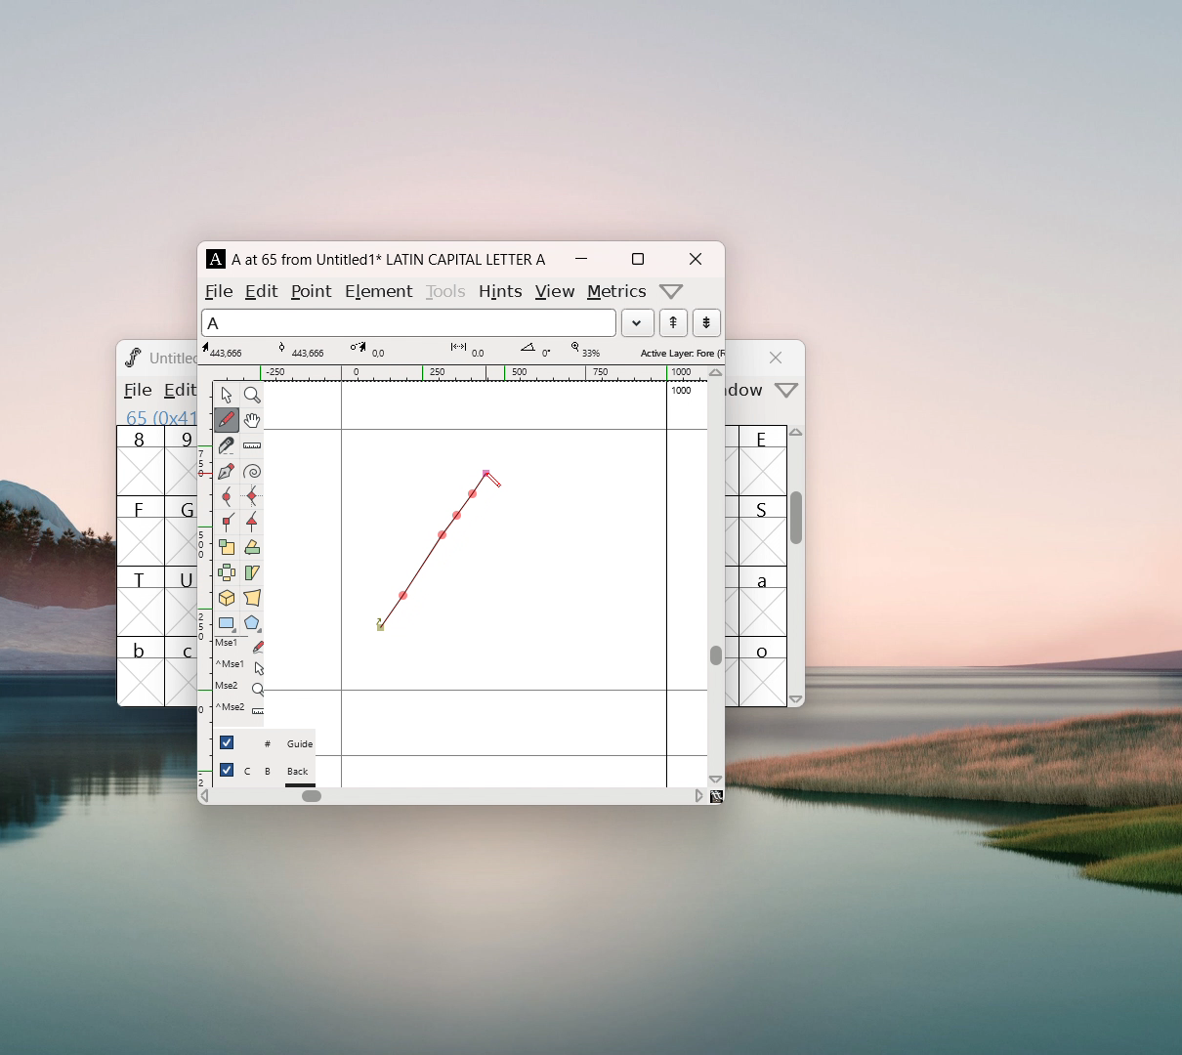  I want to click on toggle spiro, so click(252, 472).